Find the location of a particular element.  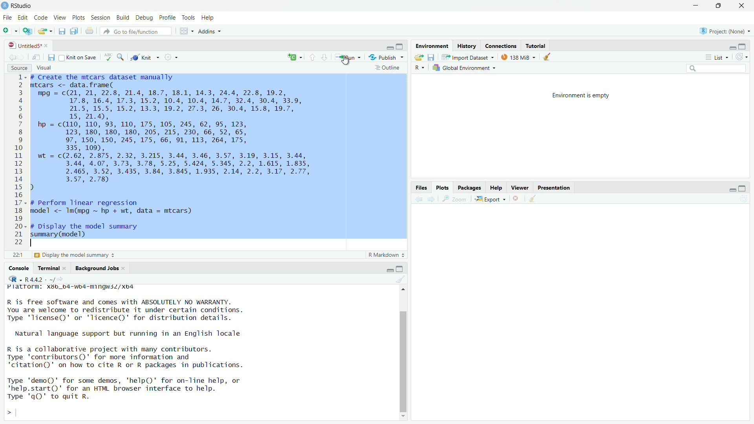

export is located at coordinates (490, 199).